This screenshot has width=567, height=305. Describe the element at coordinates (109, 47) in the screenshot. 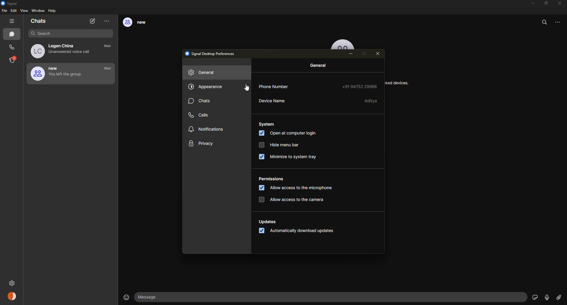

I see `wed` at that location.